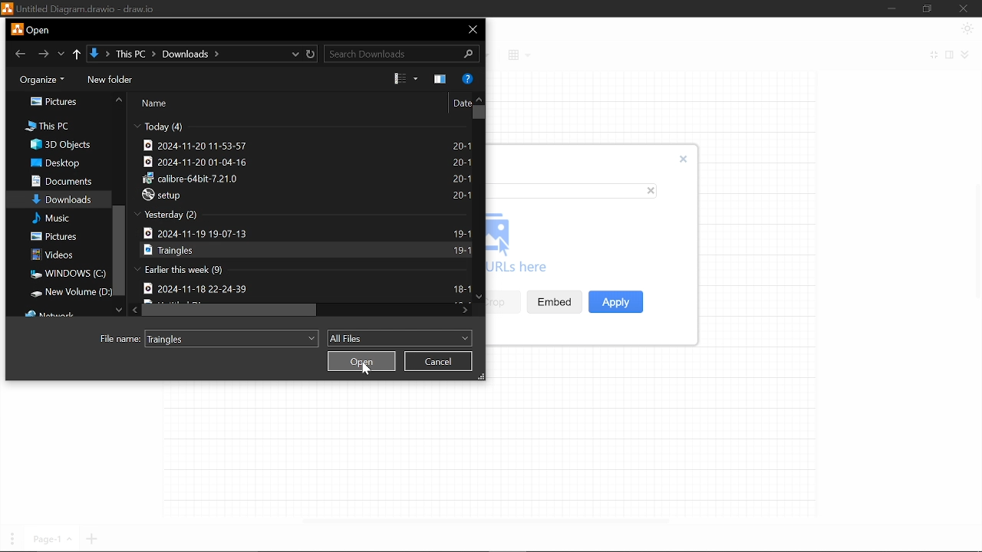 The width and height of the screenshot is (982, 552). Describe the element at coordinates (118, 251) in the screenshot. I see `Vertical scrollbar in all files` at that location.